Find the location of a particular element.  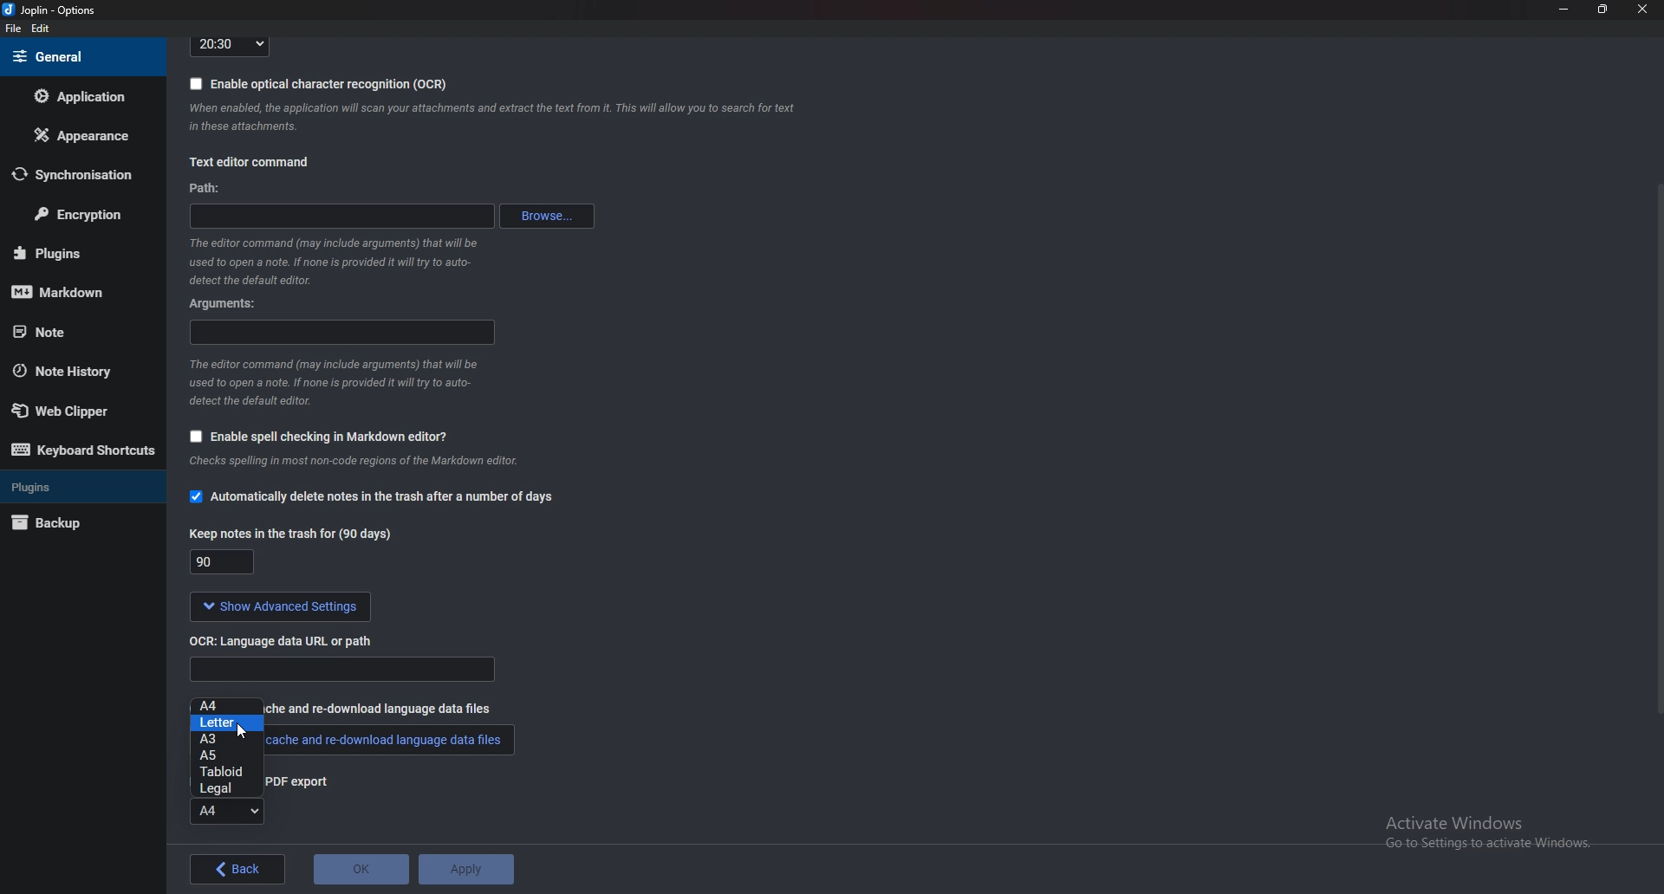

Encryption is located at coordinates (80, 216).